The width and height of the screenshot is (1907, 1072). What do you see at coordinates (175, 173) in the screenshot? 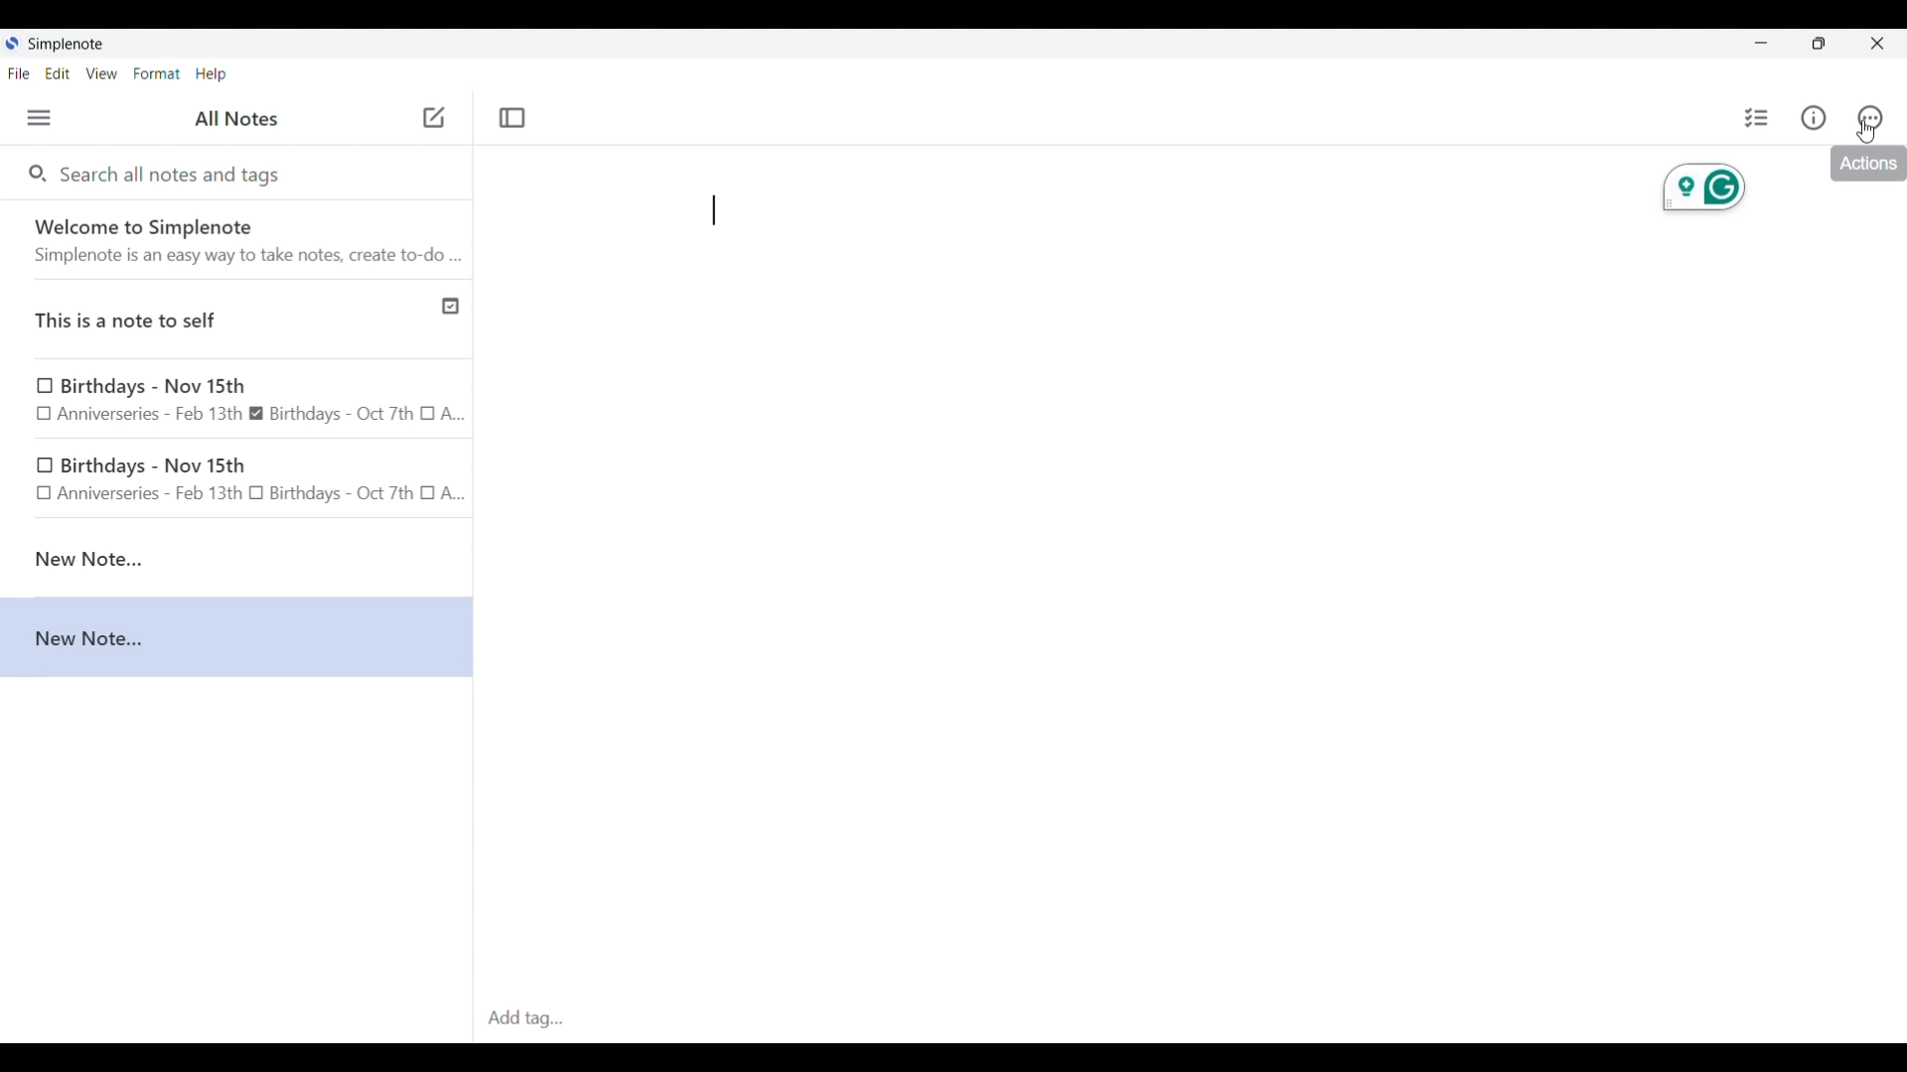
I see `Search all notes and tags` at bounding box center [175, 173].